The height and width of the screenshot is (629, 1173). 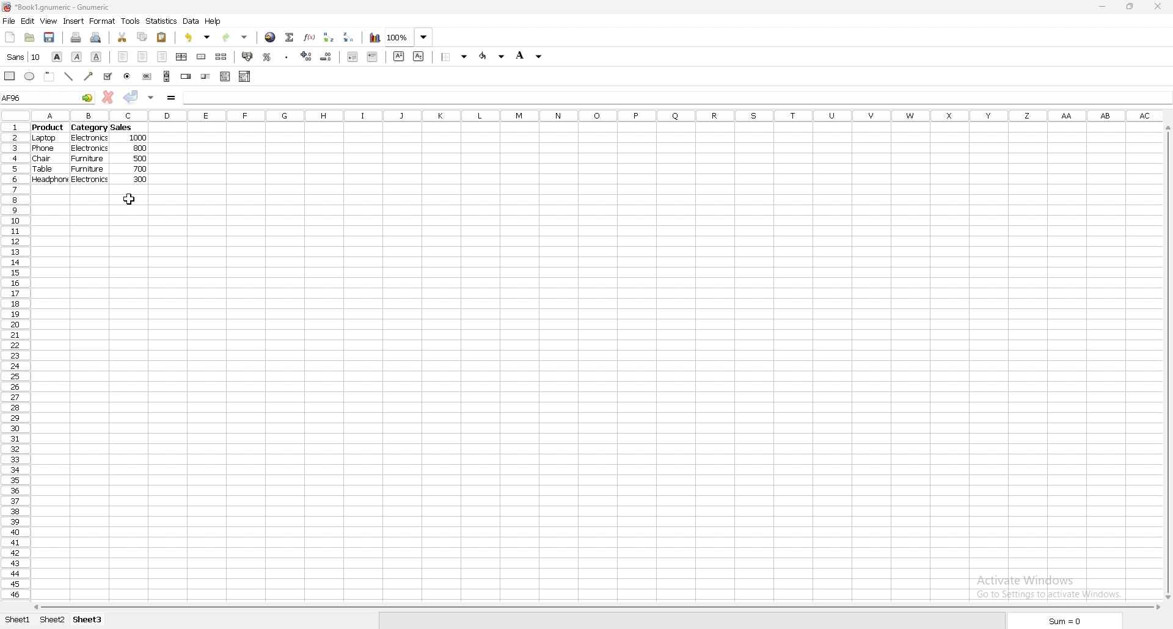 I want to click on subscript, so click(x=418, y=57).